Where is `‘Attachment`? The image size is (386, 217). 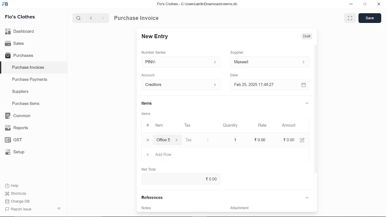
‘Attachment is located at coordinates (239, 209).